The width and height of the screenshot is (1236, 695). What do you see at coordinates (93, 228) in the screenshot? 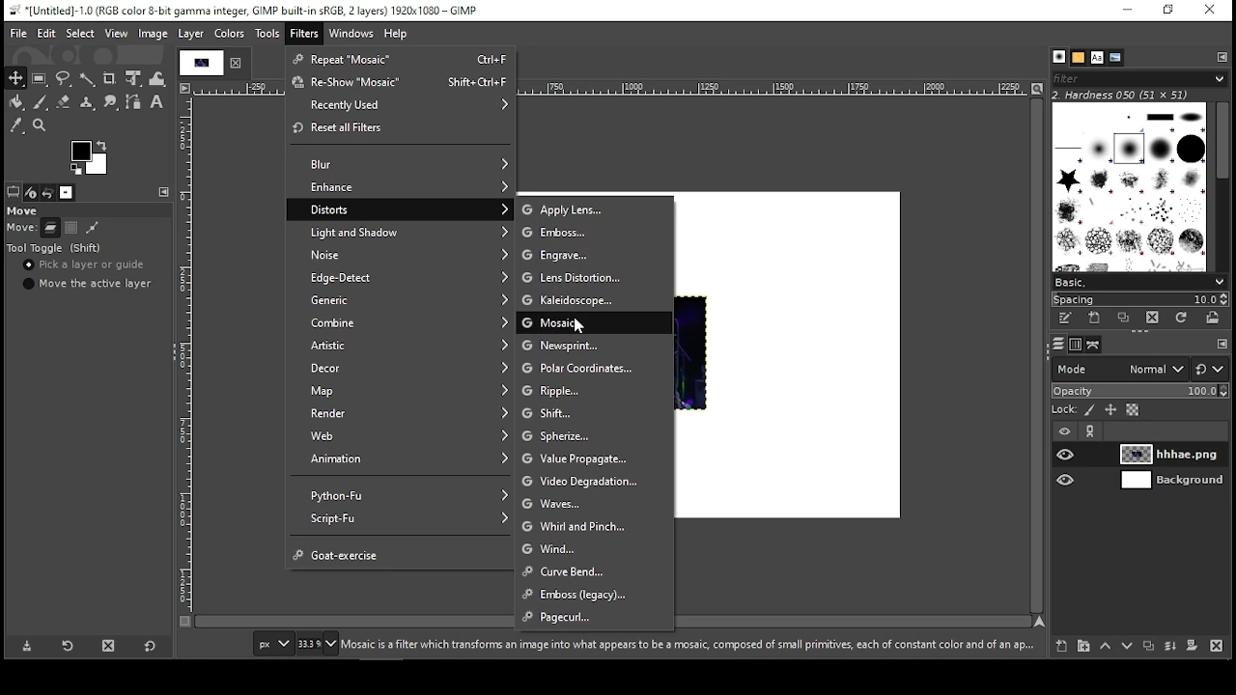
I see `move paths` at bounding box center [93, 228].